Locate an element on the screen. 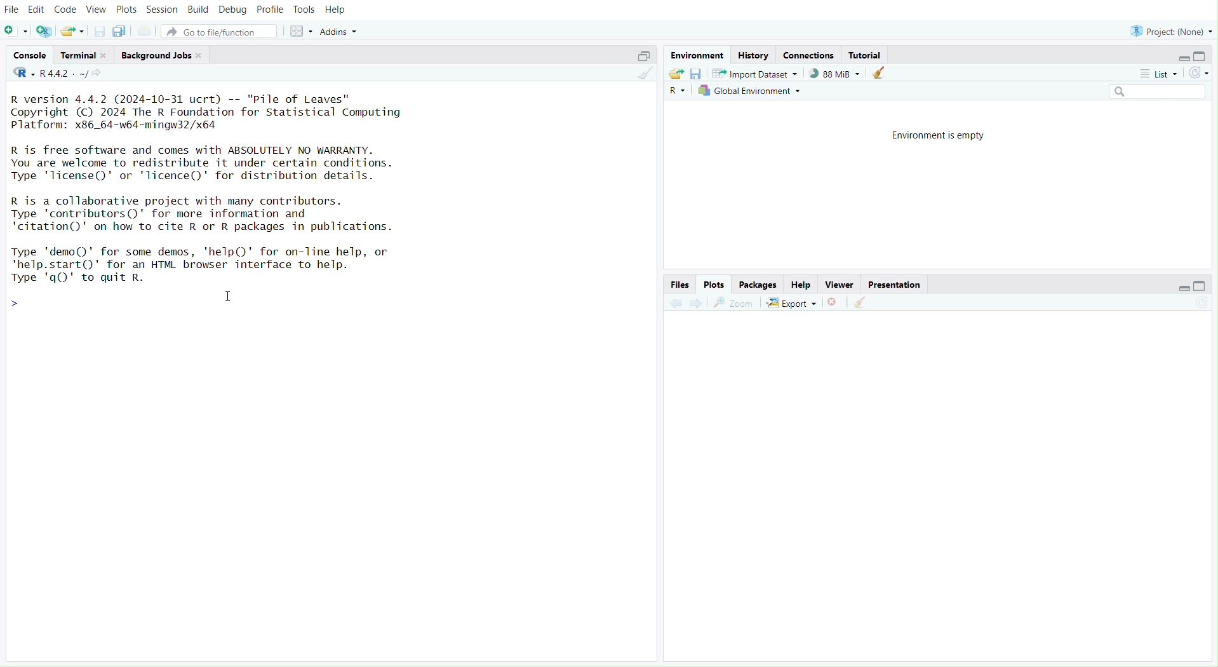  Zoom is located at coordinates (733, 302).